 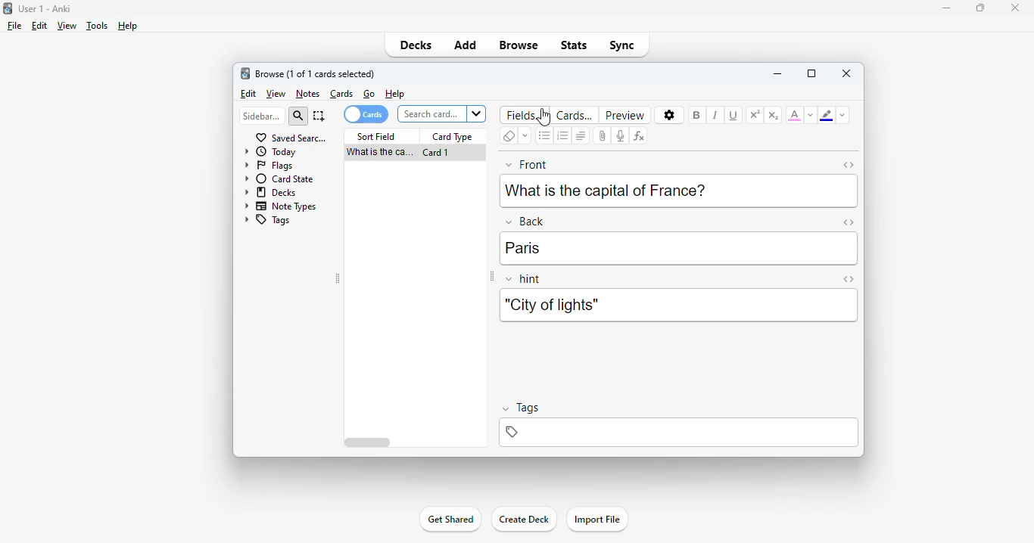 What do you see at coordinates (543, 118) in the screenshot?
I see `cursor` at bounding box center [543, 118].